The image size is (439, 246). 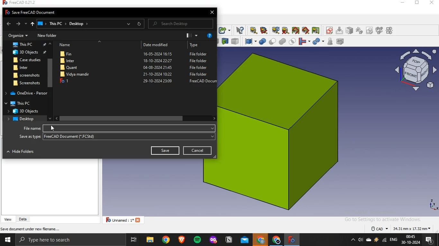 I want to click on toggle all, so click(x=295, y=30).